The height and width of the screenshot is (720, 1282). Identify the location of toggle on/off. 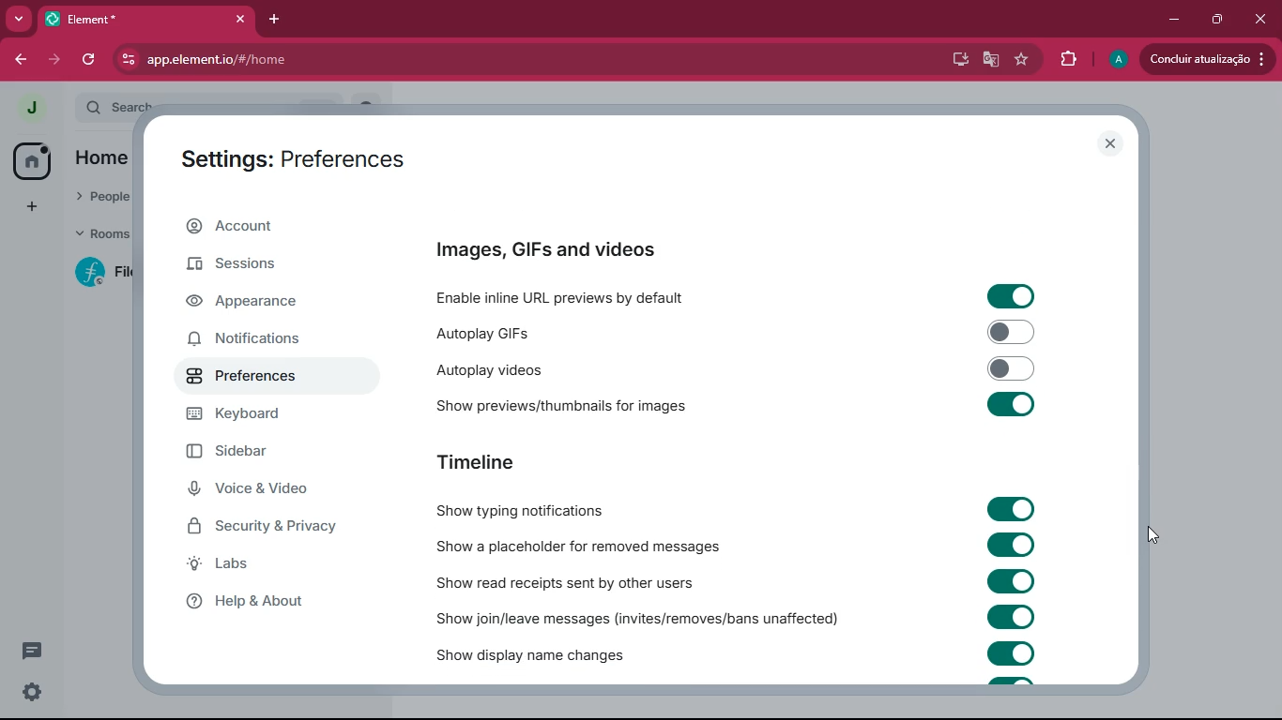
(1012, 581).